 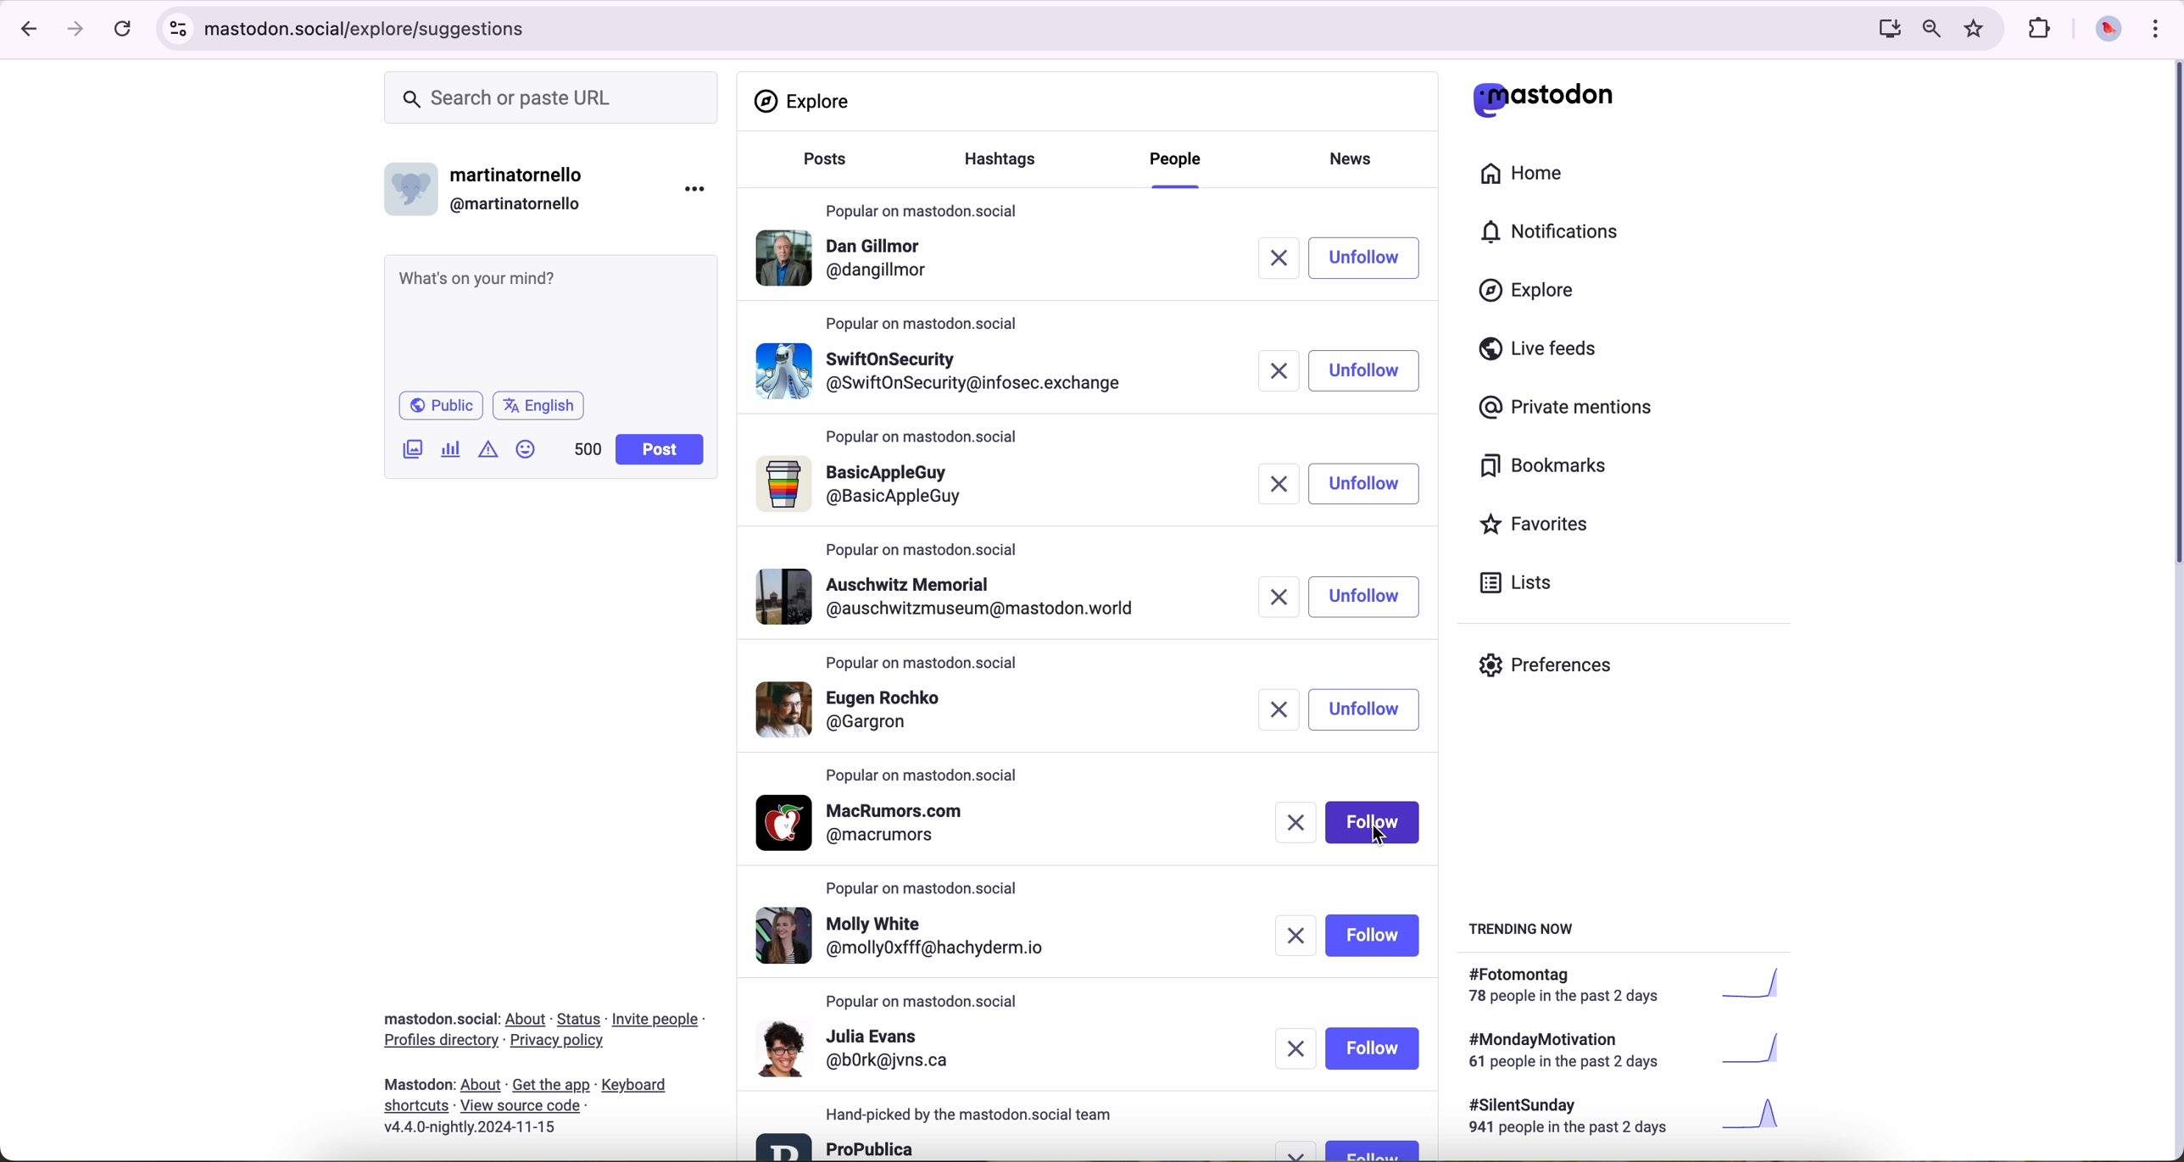 I want to click on 500 characters, so click(x=587, y=448).